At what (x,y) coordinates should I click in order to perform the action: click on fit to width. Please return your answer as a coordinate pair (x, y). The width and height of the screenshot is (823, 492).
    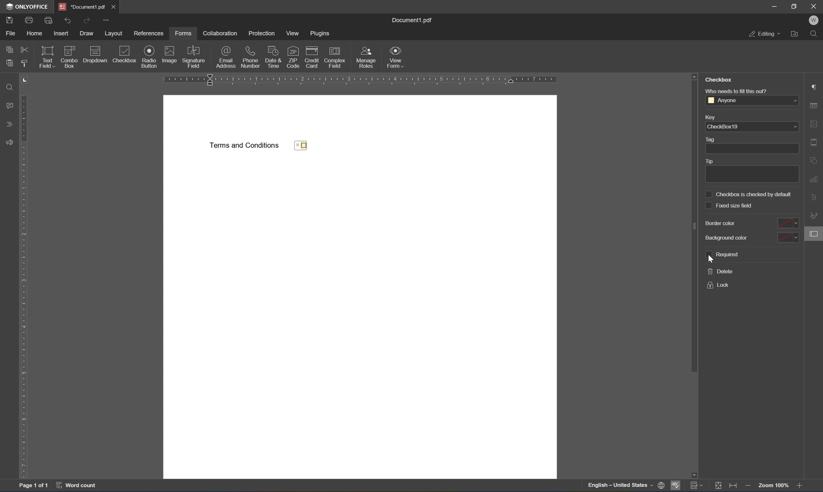
    Looking at the image, I should click on (732, 486).